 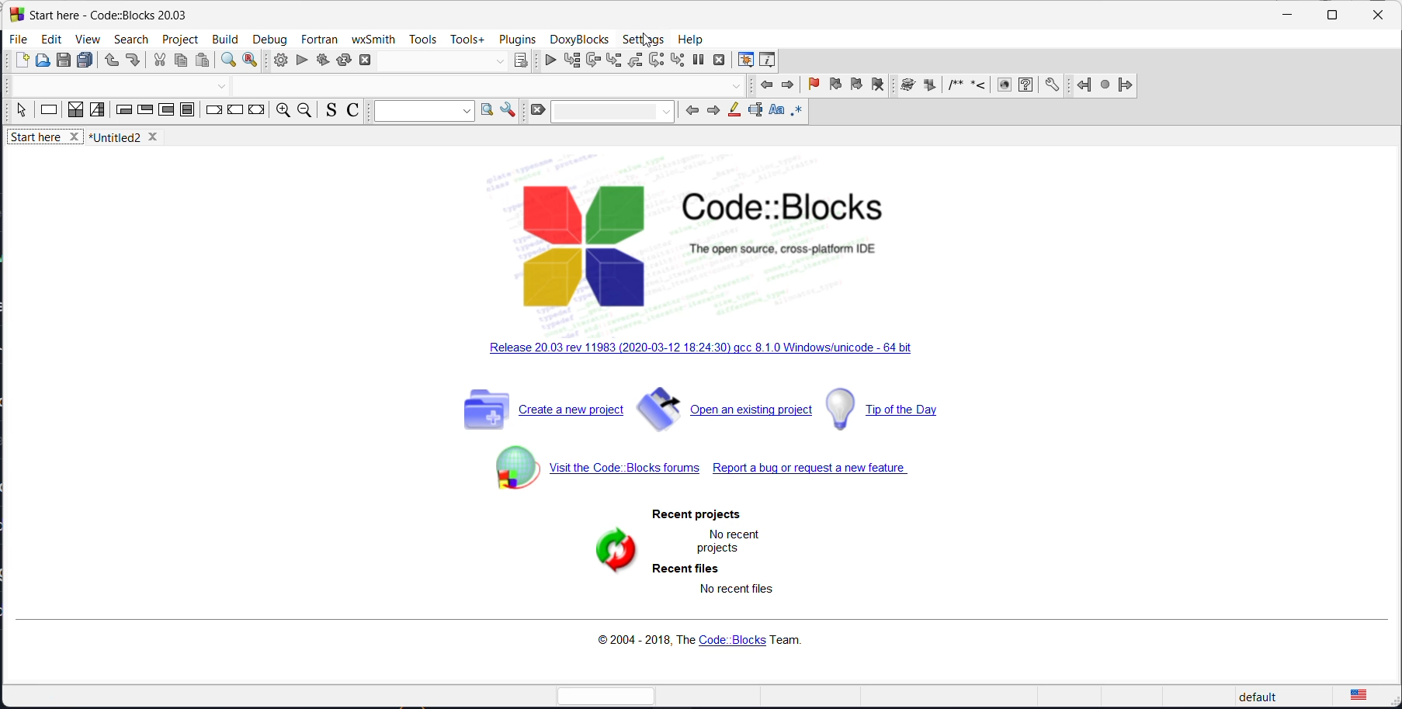 I want to click on option window, so click(x=487, y=112).